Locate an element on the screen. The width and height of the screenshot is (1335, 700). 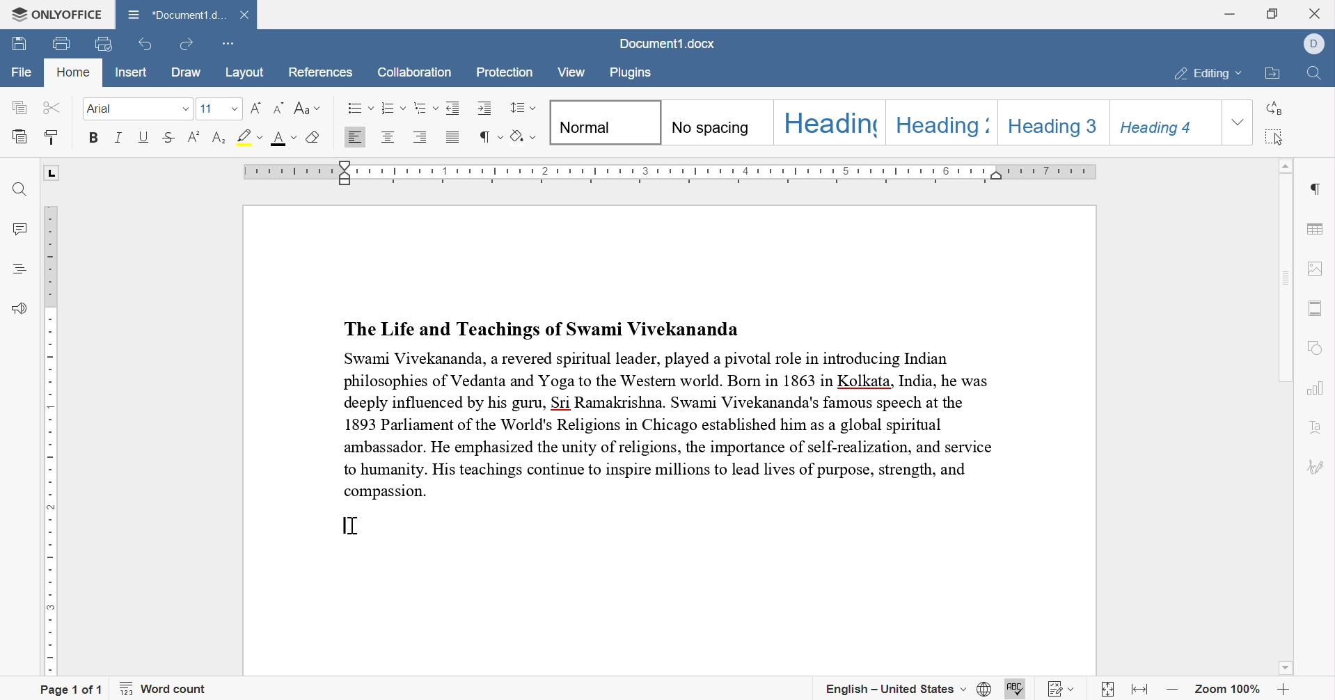
zoom 100% is located at coordinates (1229, 692).